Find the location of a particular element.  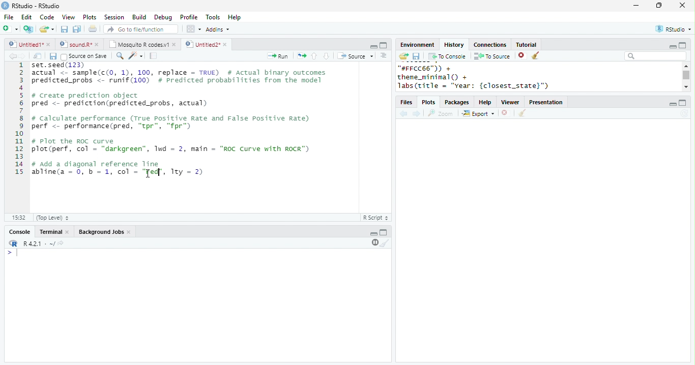

scroll down is located at coordinates (686, 86).